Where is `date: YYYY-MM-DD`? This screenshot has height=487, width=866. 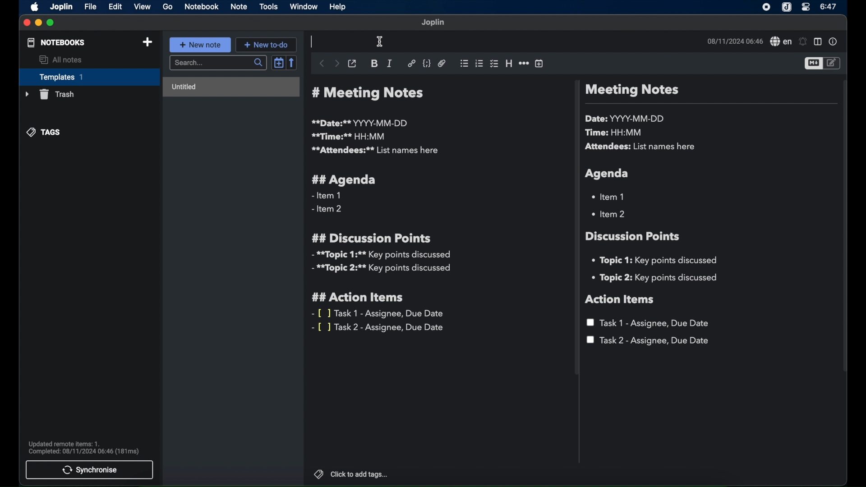 date: YYYY-MM-DD is located at coordinates (626, 119).